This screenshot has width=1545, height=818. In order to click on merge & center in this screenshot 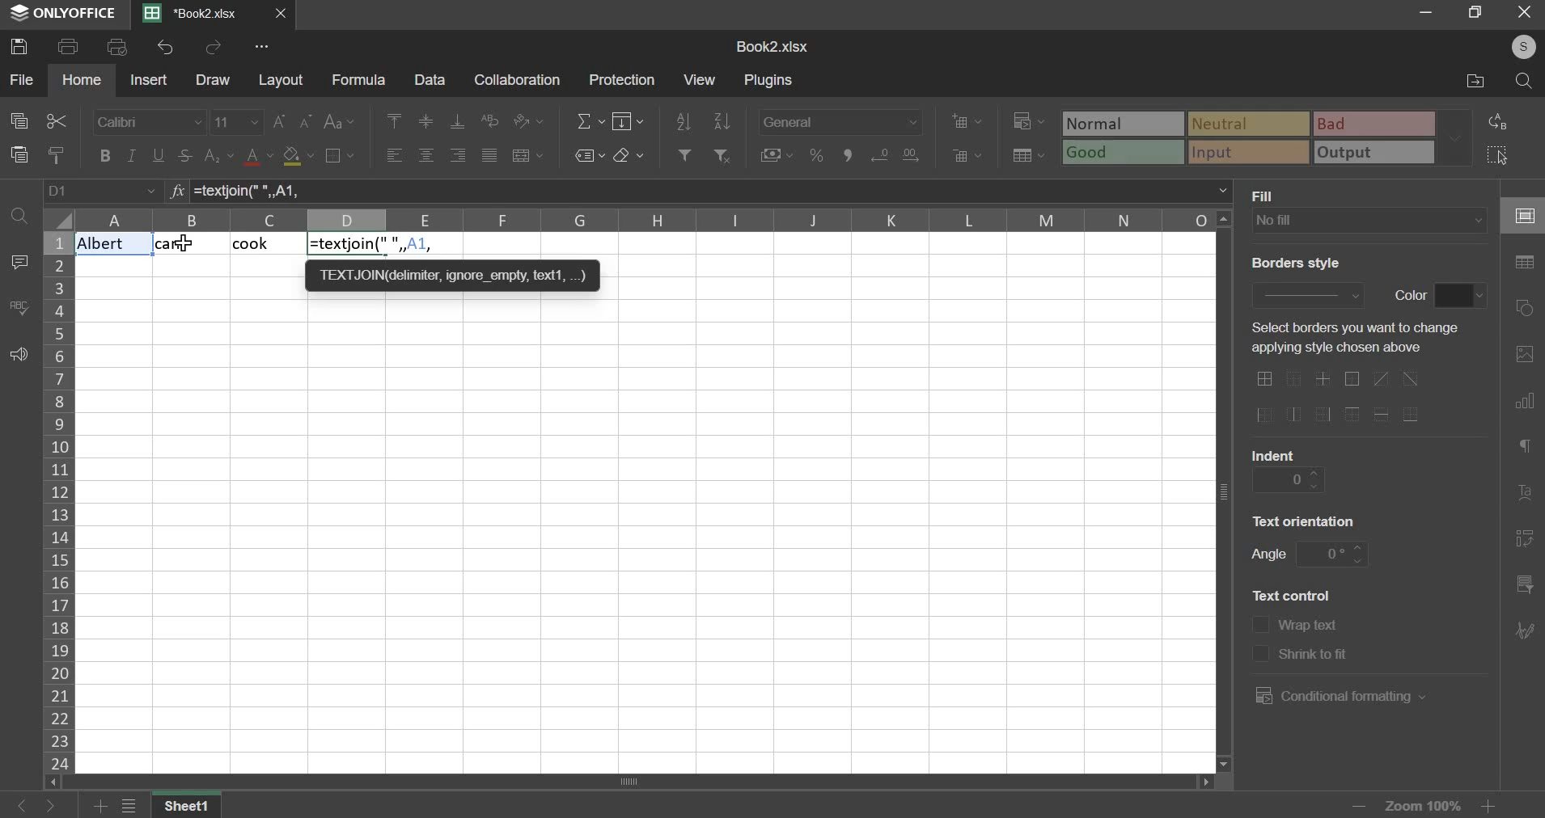, I will do `click(528, 155)`.